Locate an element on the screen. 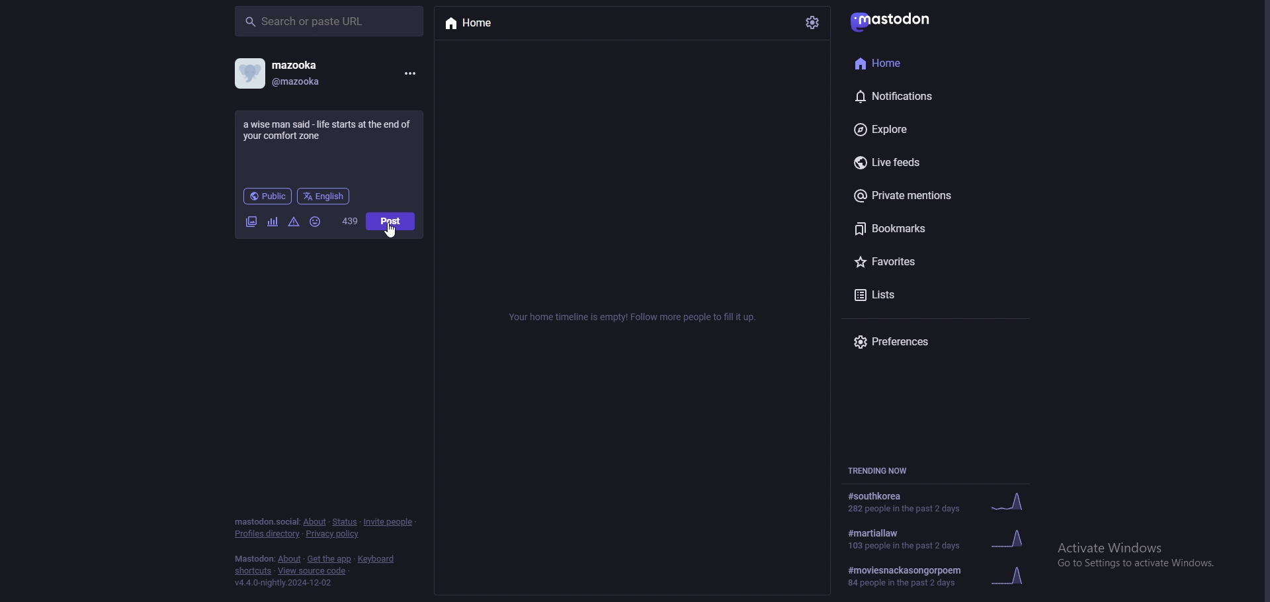  trending is located at coordinates (938, 501).